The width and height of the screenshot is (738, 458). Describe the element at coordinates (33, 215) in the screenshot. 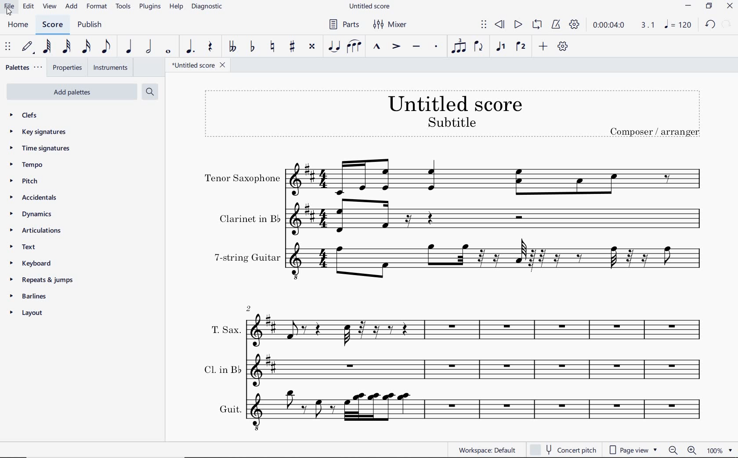

I see `DYNAMICS` at that location.